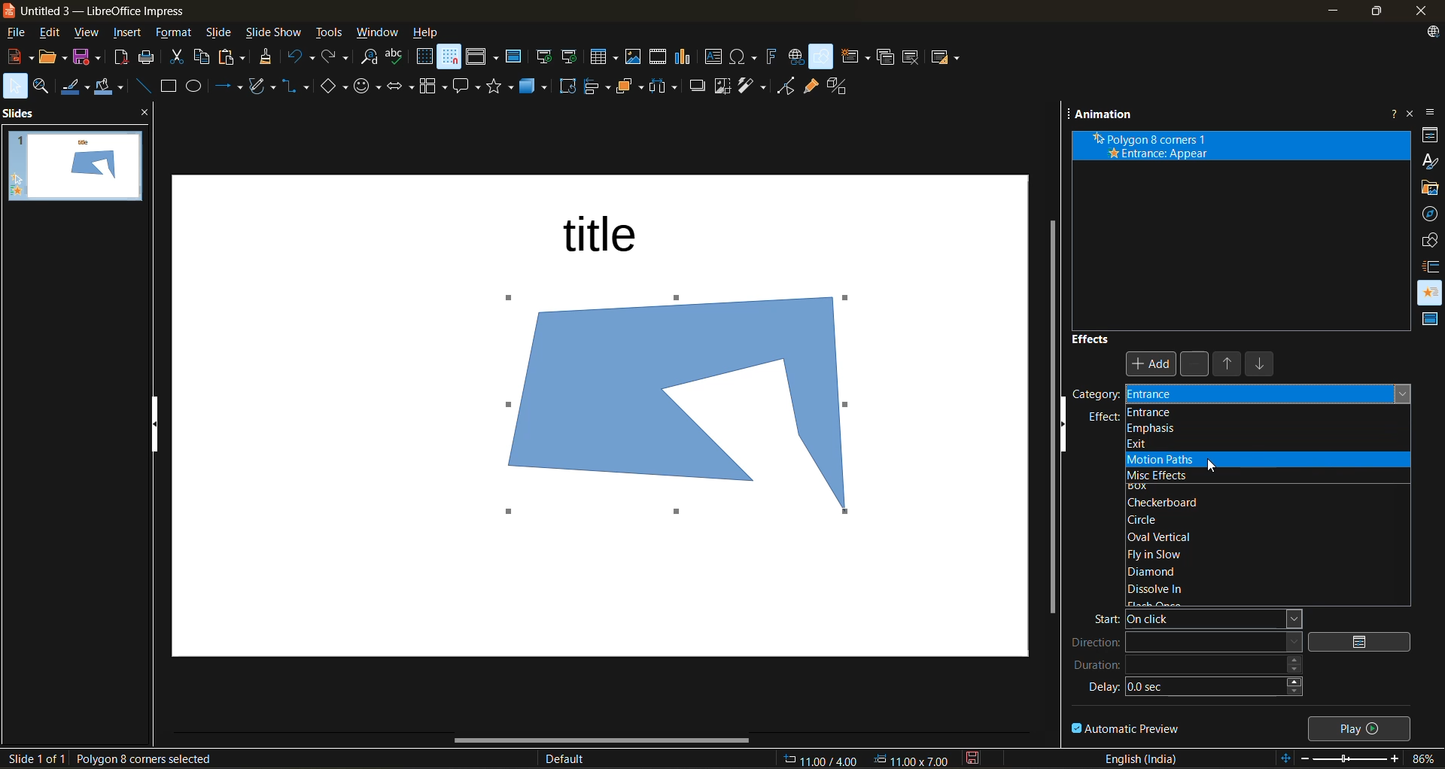  What do you see at coordinates (1193, 664) in the screenshot?
I see `duration` at bounding box center [1193, 664].